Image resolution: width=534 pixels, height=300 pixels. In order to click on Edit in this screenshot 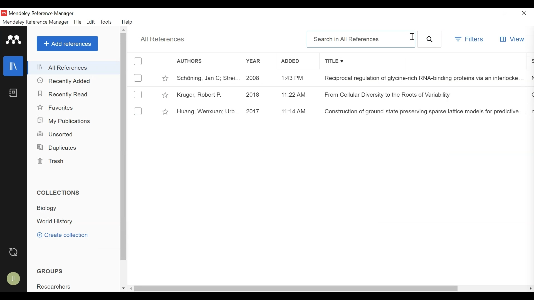, I will do `click(91, 22)`.